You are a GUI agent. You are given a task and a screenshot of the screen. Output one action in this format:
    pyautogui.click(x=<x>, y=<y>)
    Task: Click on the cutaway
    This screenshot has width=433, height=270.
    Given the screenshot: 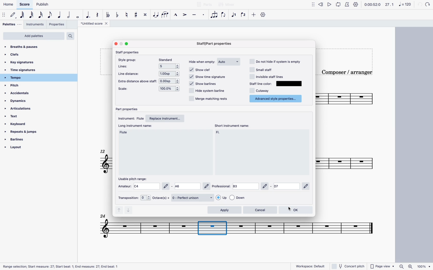 What is the action you would take?
    pyautogui.click(x=259, y=91)
    